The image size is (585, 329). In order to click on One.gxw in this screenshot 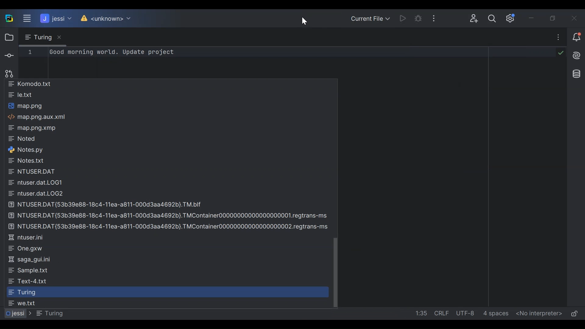, I will do `click(26, 248)`.